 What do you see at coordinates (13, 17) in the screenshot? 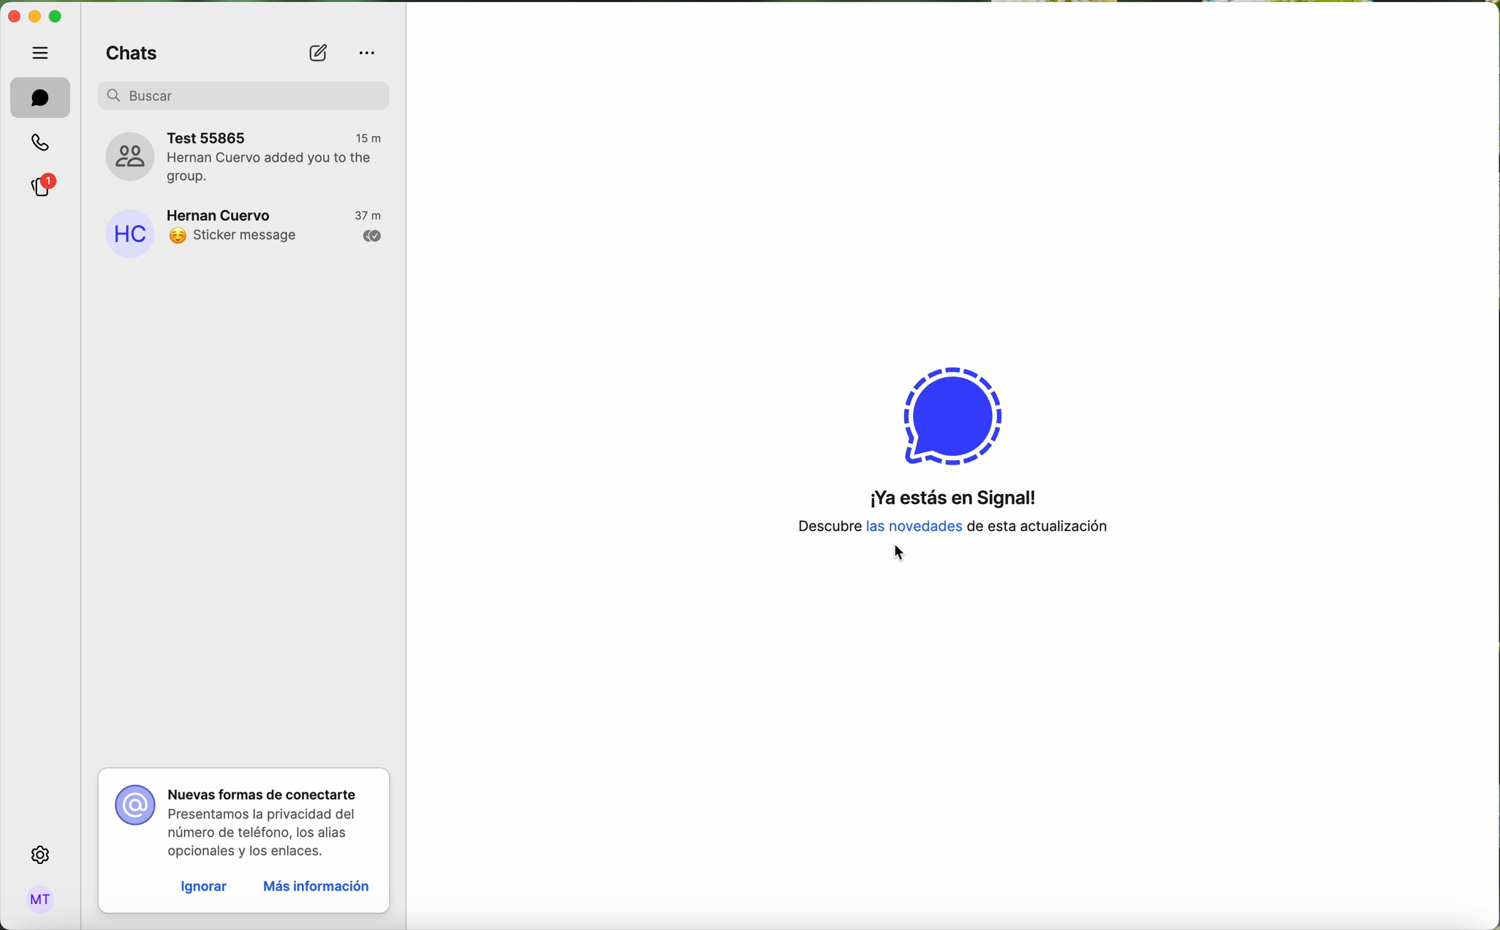
I see `close Signal` at bounding box center [13, 17].